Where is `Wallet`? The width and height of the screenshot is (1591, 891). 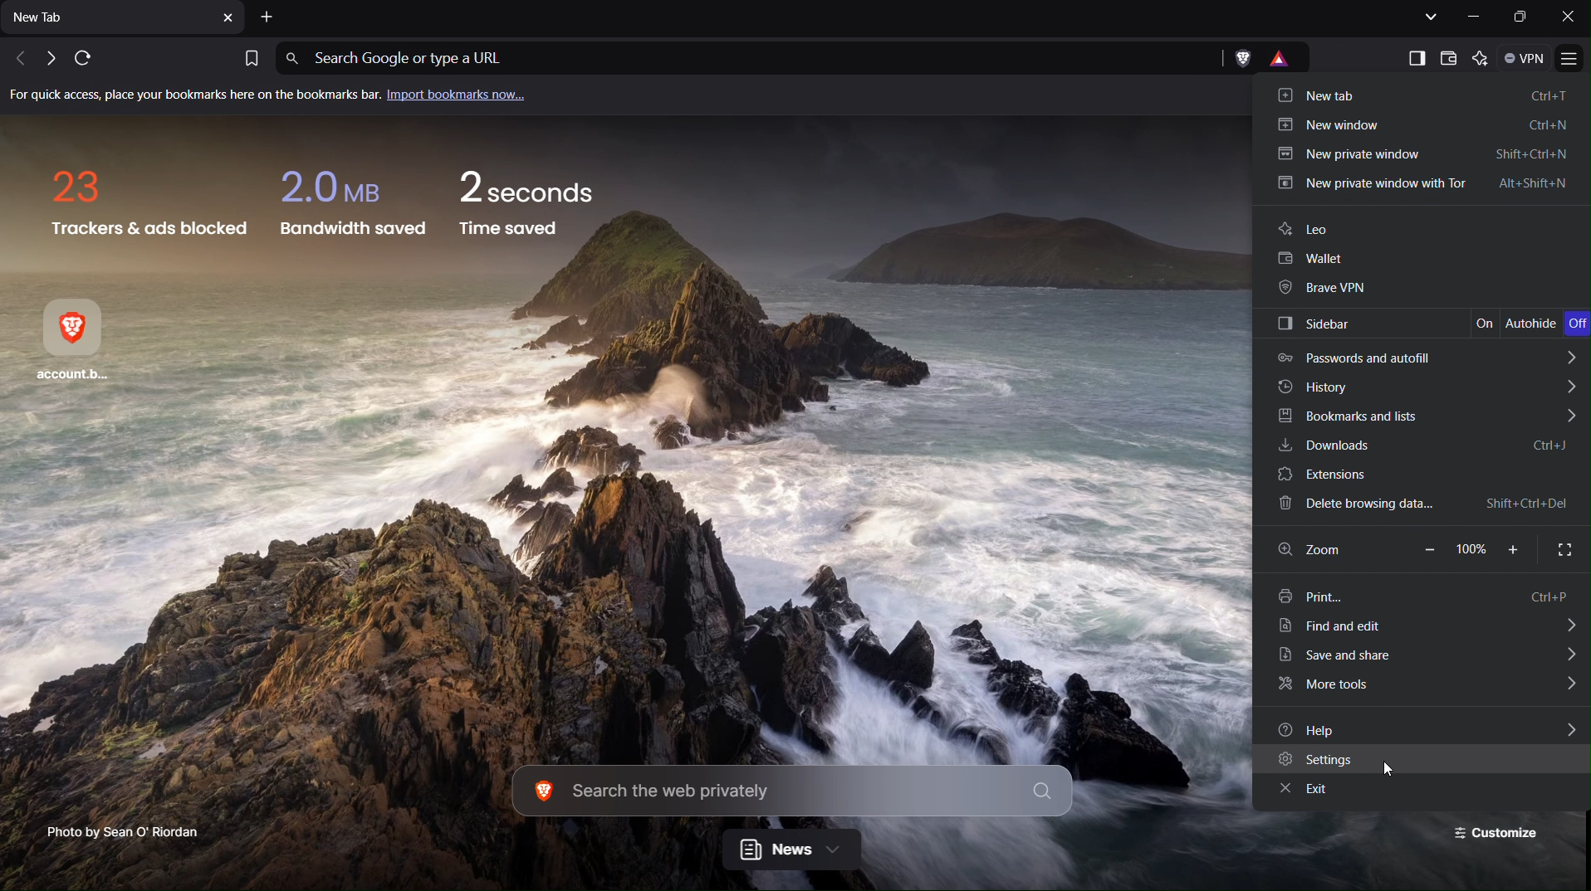 Wallet is located at coordinates (1449, 58).